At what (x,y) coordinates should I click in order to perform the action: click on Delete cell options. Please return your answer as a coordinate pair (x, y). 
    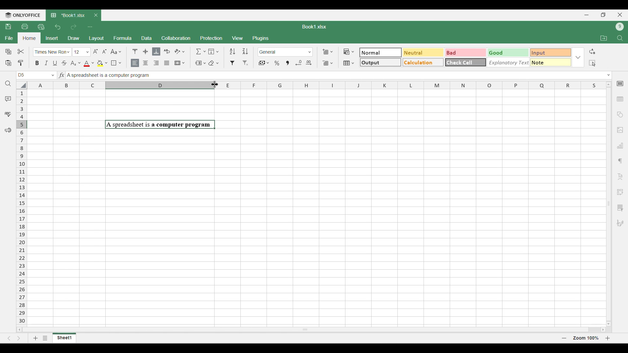
    Looking at the image, I should click on (327, 63).